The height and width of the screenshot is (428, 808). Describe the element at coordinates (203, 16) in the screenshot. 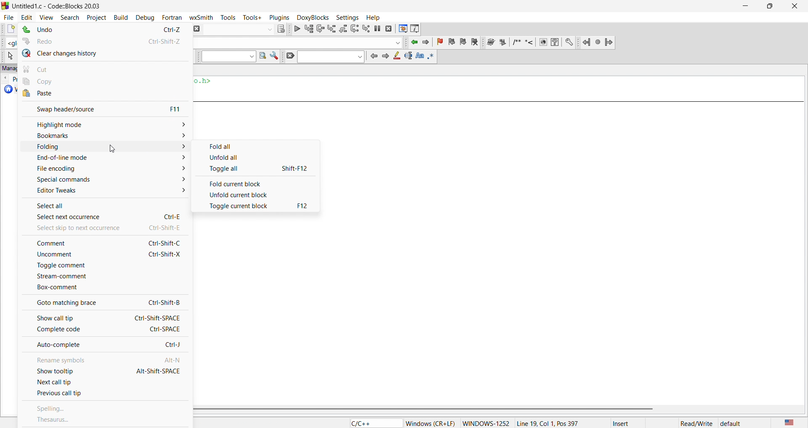

I see `wxsmith` at that location.